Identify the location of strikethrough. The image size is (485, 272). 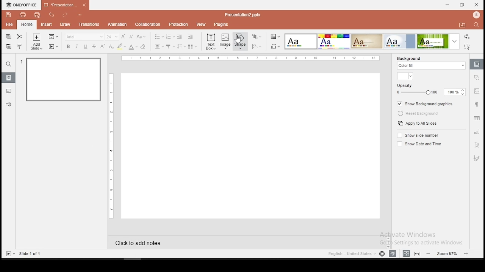
(94, 46).